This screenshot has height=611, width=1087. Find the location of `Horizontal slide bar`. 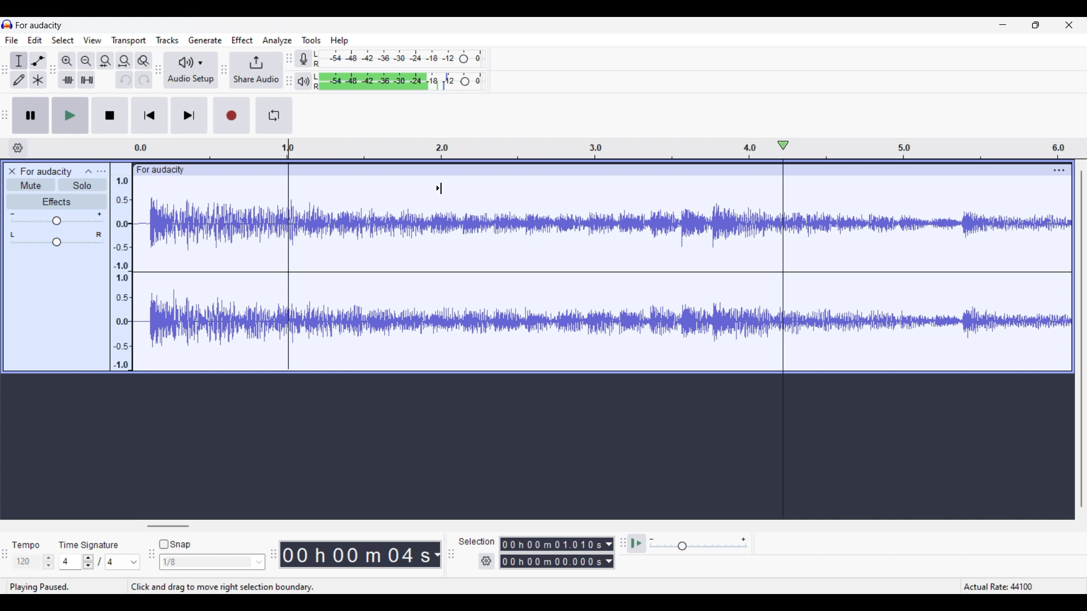

Horizontal slide bar is located at coordinates (168, 526).